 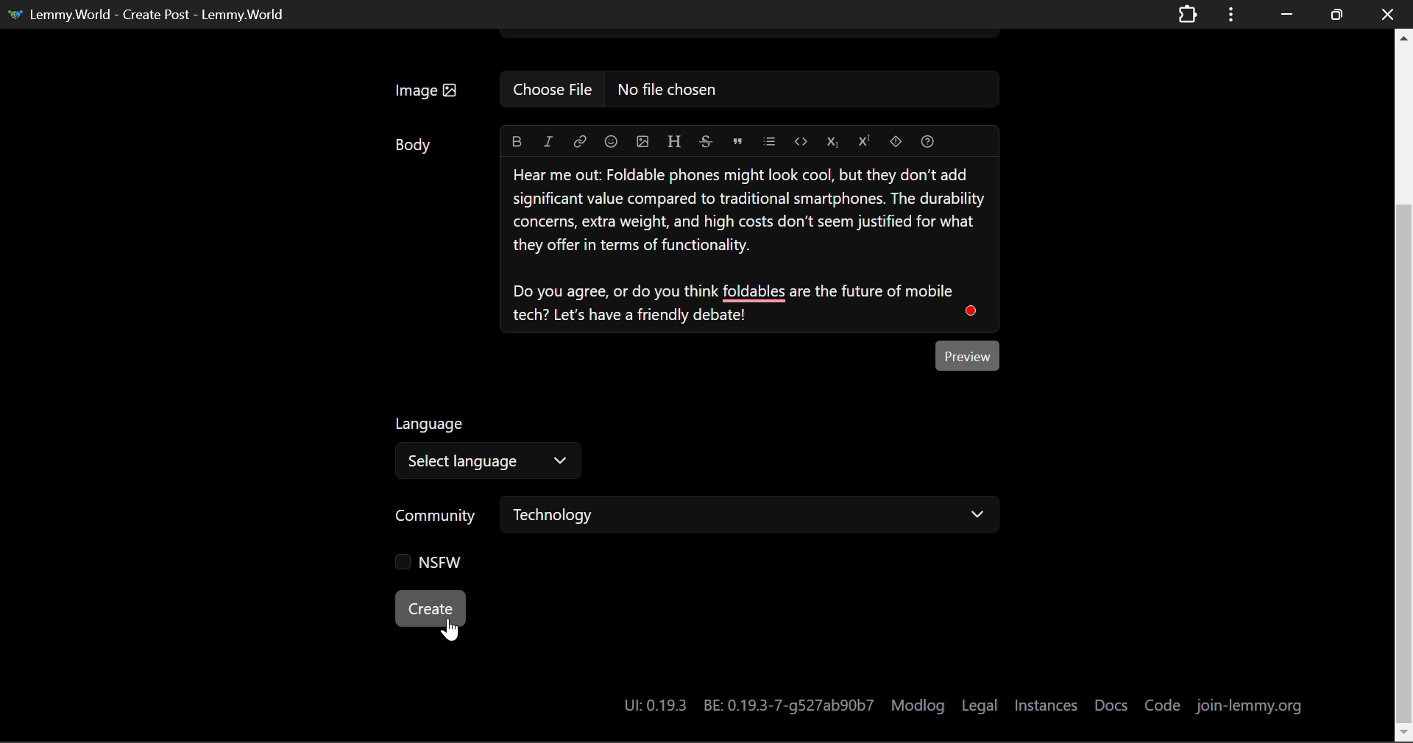 What do you see at coordinates (895, 142) in the screenshot?
I see `spoiler` at bounding box center [895, 142].